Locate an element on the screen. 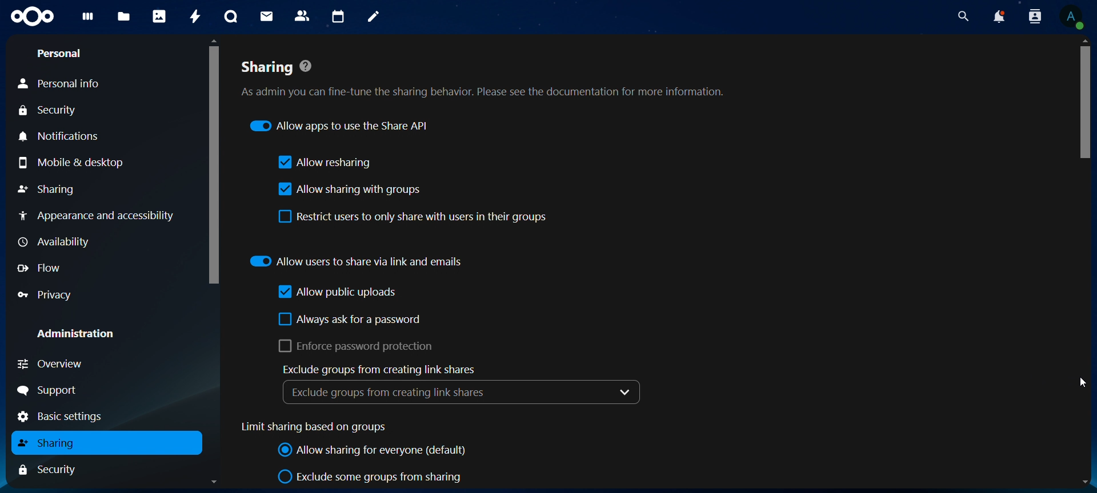 This screenshot has height=493, width=1097. files is located at coordinates (125, 15).